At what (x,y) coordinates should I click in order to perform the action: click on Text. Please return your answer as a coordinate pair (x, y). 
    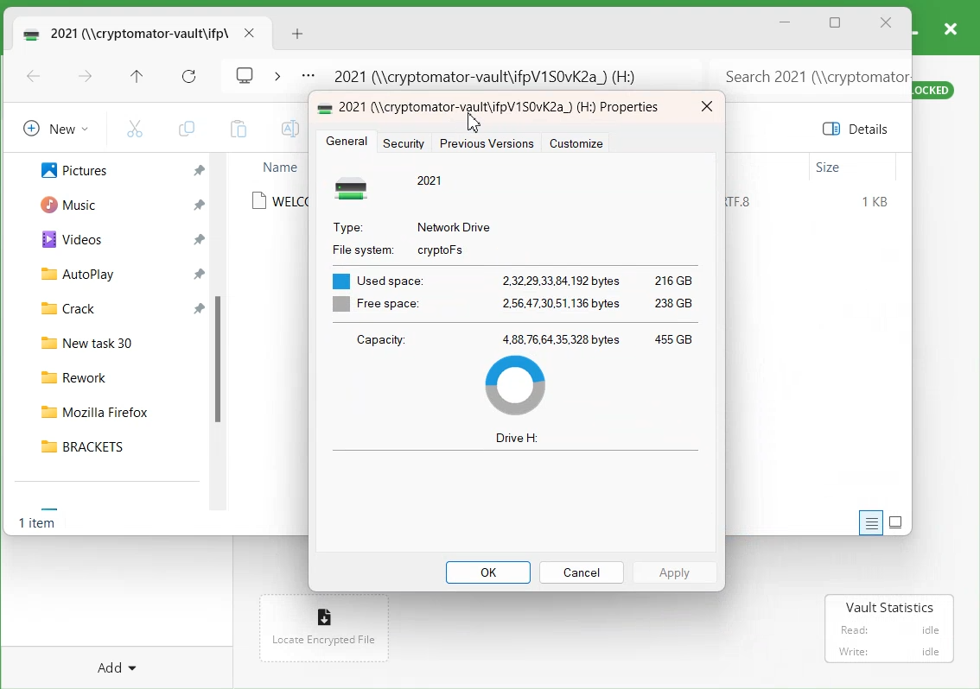
    Looking at the image, I should click on (40, 525).